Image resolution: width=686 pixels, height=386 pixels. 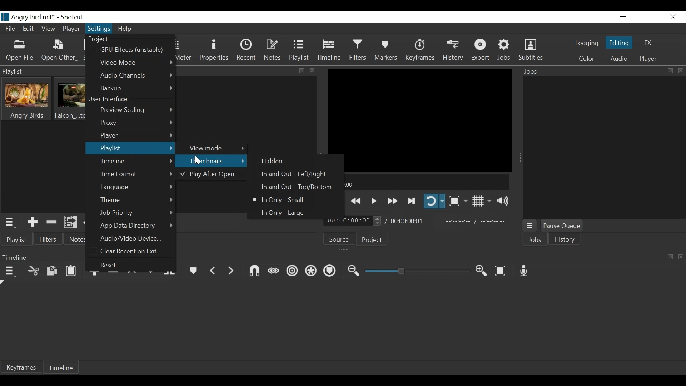 What do you see at coordinates (61, 367) in the screenshot?
I see `Timeline` at bounding box center [61, 367].